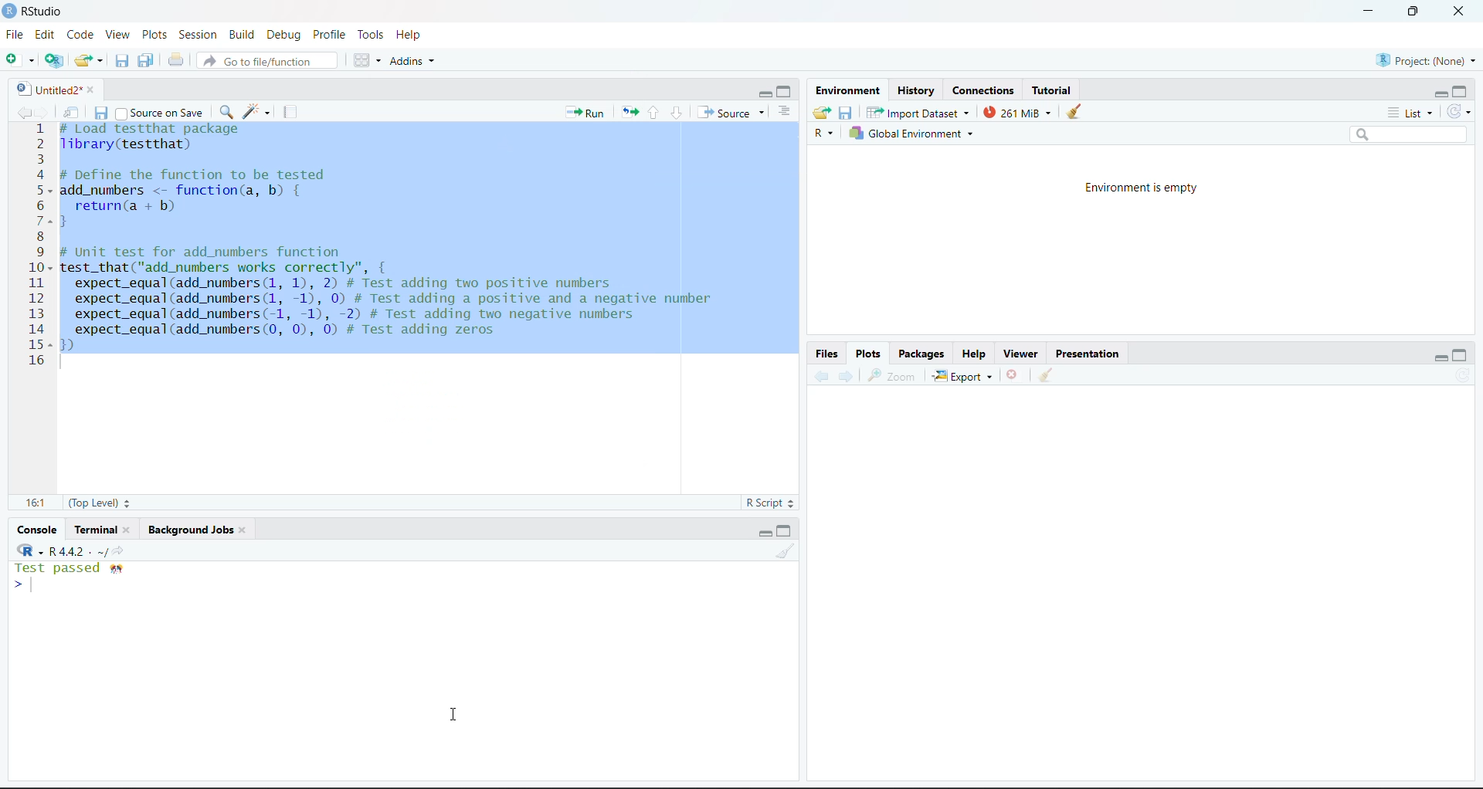  What do you see at coordinates (759, 92) in the screenshot?
I see `minimize` at bounding box center [759, 92].